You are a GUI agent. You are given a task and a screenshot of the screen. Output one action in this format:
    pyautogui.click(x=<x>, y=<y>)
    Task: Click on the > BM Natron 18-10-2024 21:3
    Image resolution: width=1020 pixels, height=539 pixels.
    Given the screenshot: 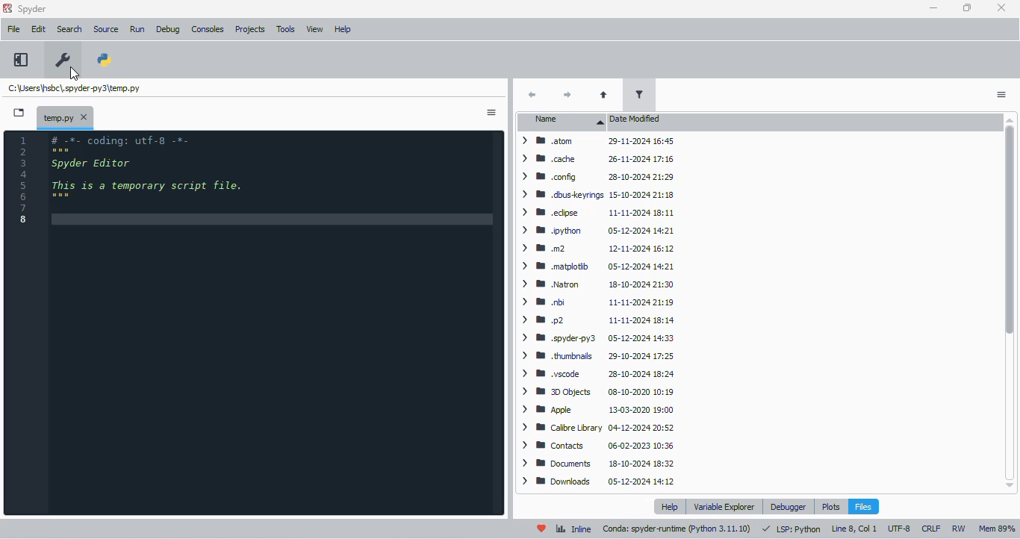 What is the action you would take?
    pyautogui.click(x=594, y=284)
    